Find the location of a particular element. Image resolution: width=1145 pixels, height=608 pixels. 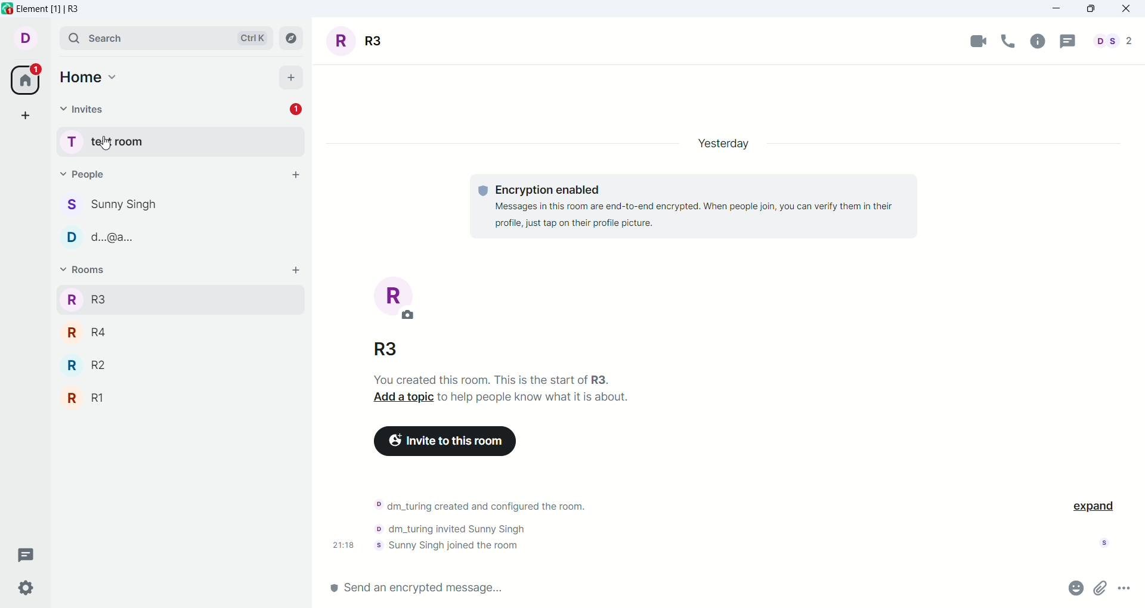

emoji is located at coordinates (1075, 588).